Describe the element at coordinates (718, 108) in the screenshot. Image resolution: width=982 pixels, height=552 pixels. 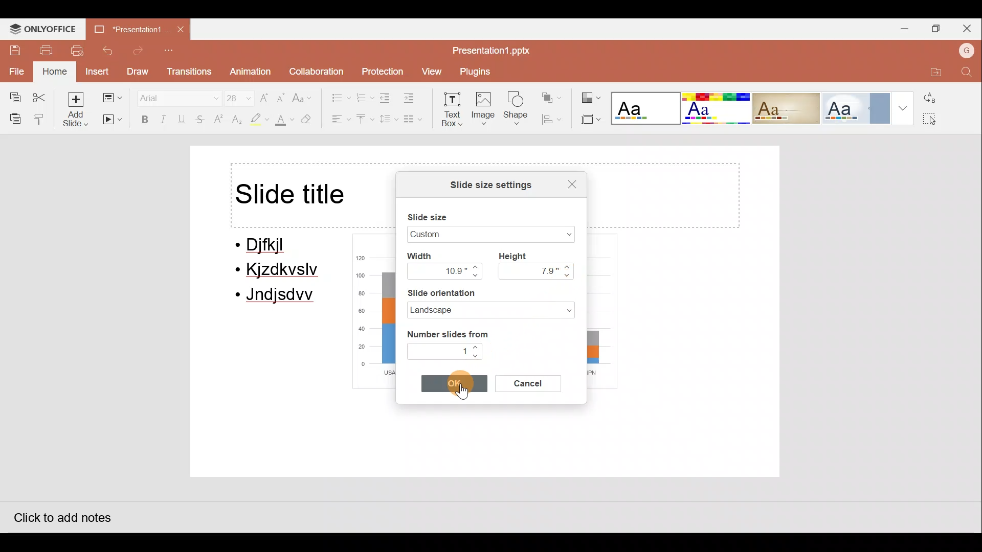
I see `Theme 2` at that location.